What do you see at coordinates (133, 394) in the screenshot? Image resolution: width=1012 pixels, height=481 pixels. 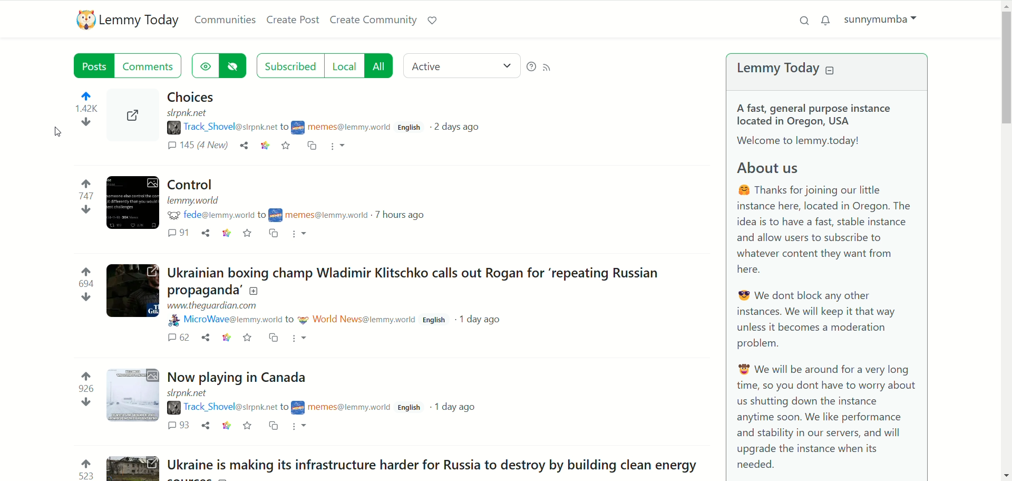 I see `Thumbnail` at bounding box center [133, 394].